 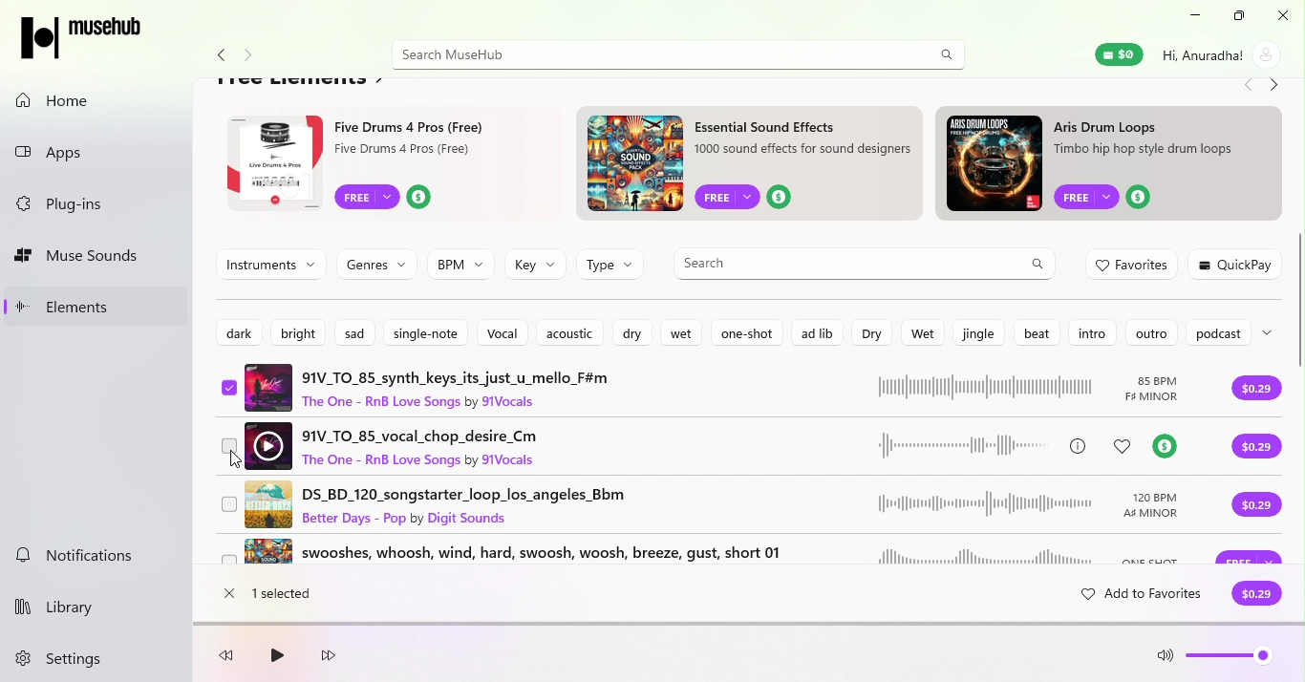 I want to click on Fast forward, so click(x=329, y=657).